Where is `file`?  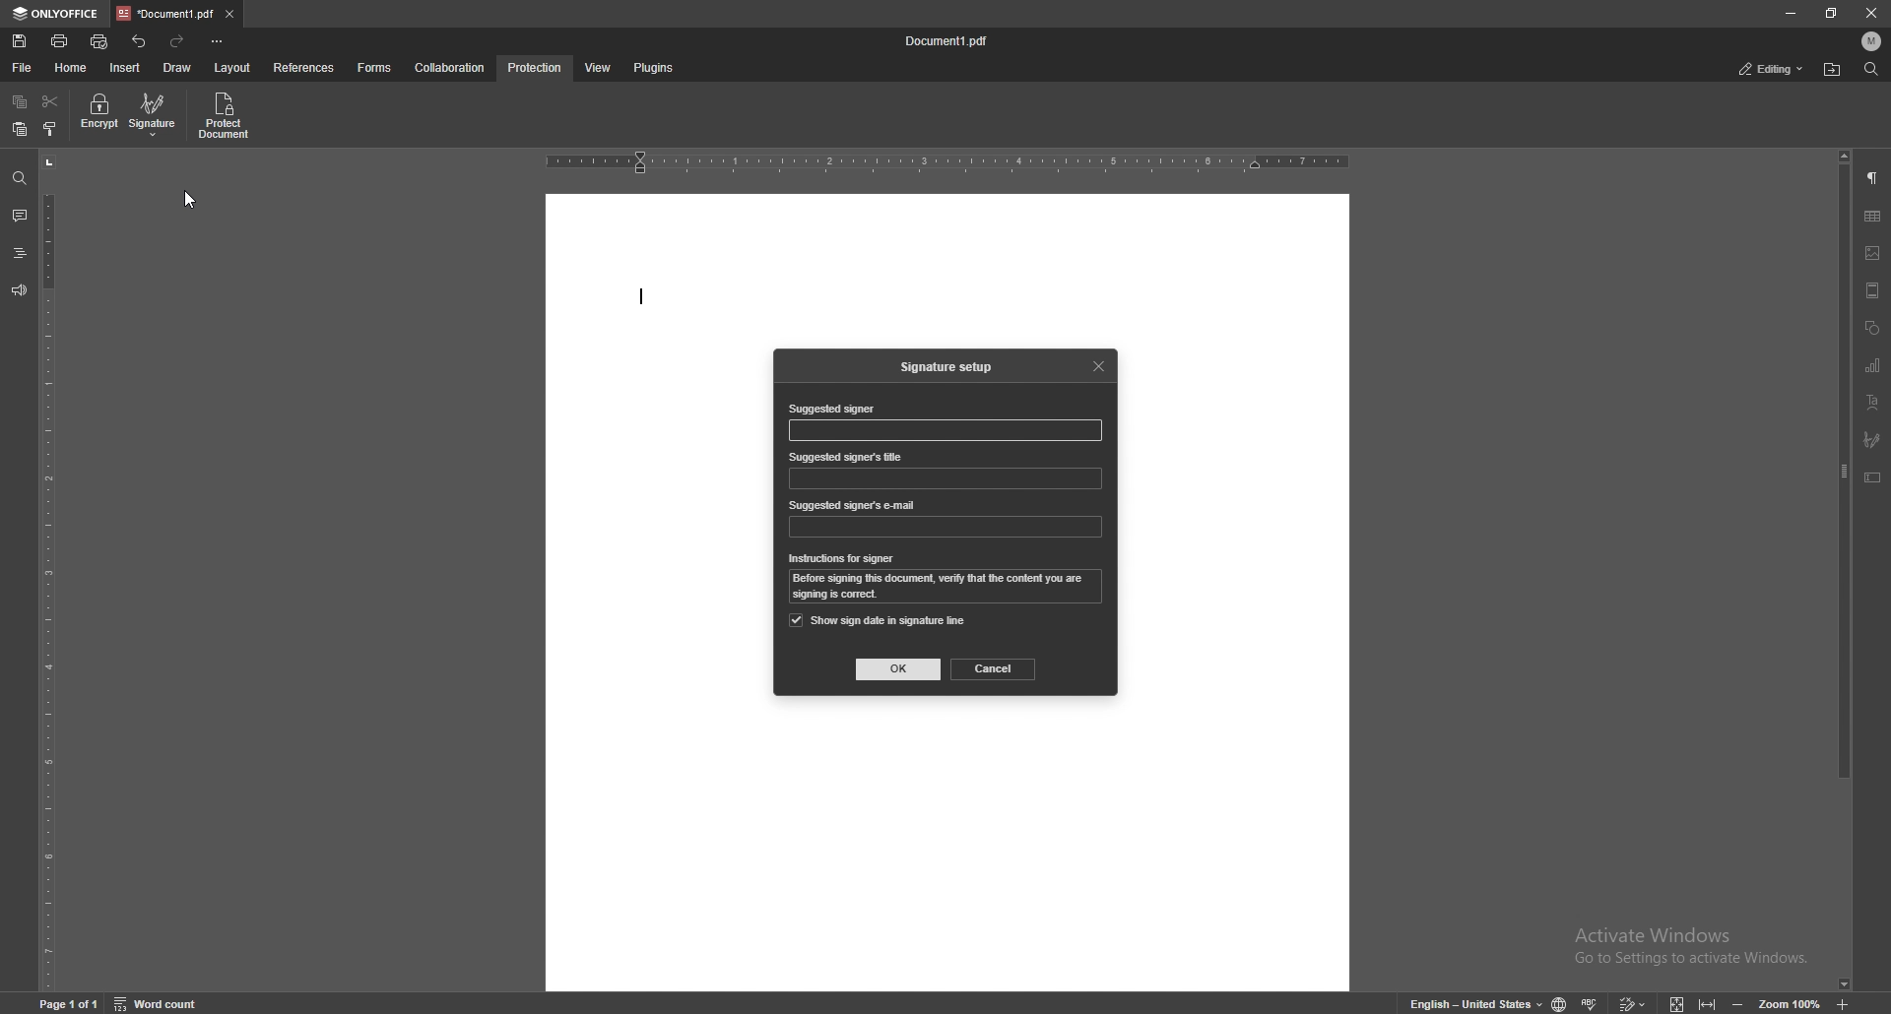
file is located at coordinates (24, 68).